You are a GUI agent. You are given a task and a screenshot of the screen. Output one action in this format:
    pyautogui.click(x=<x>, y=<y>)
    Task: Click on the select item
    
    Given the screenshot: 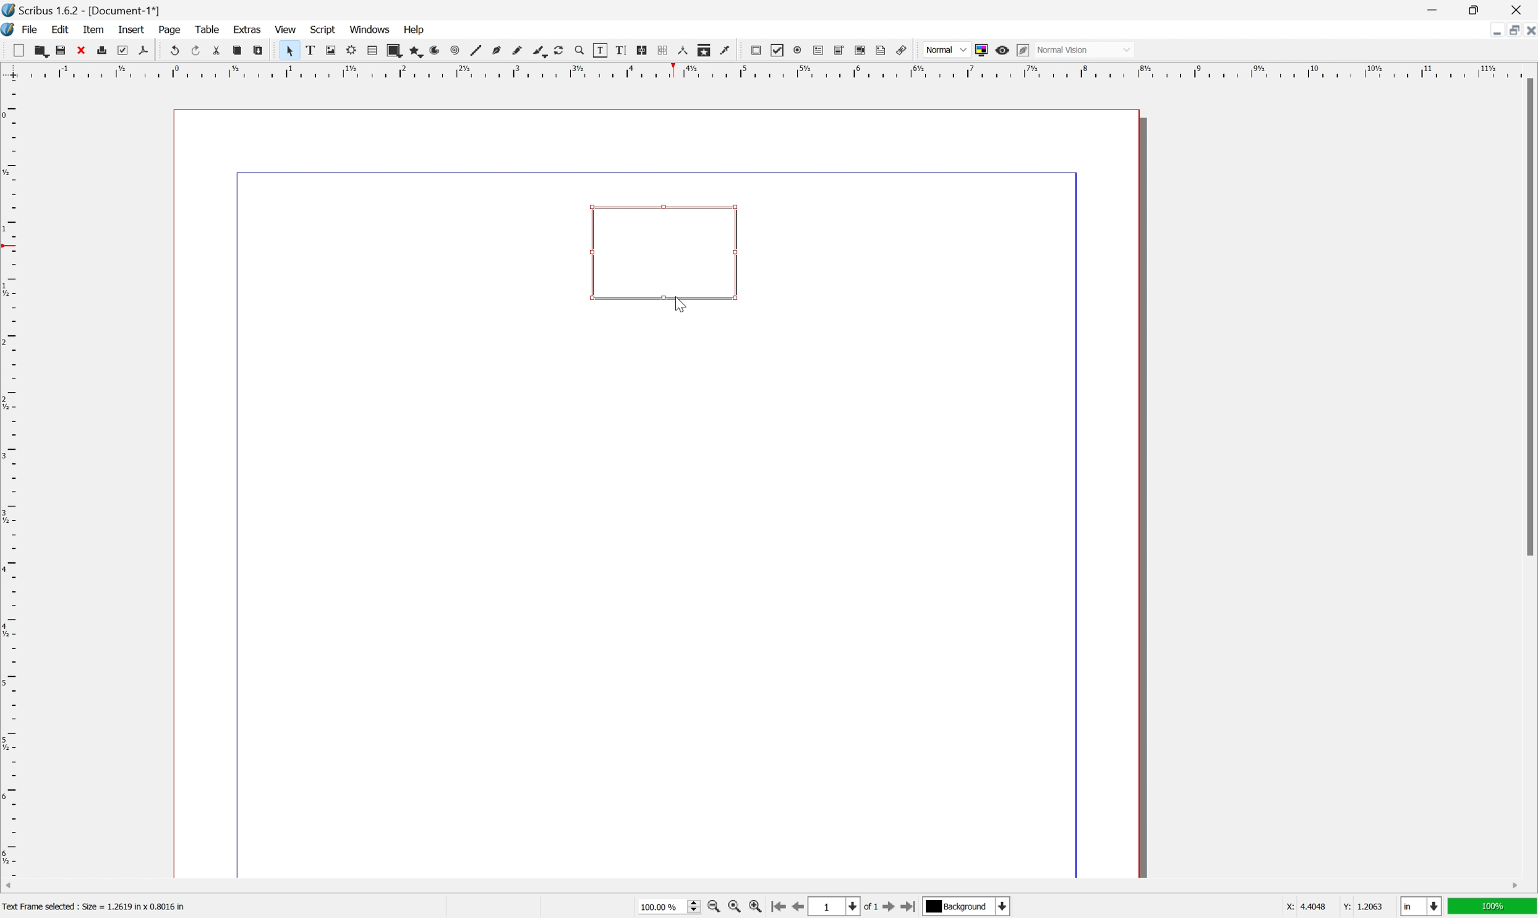 What is the action you would take?
    pyautogui.click(x=289, y=51)
    